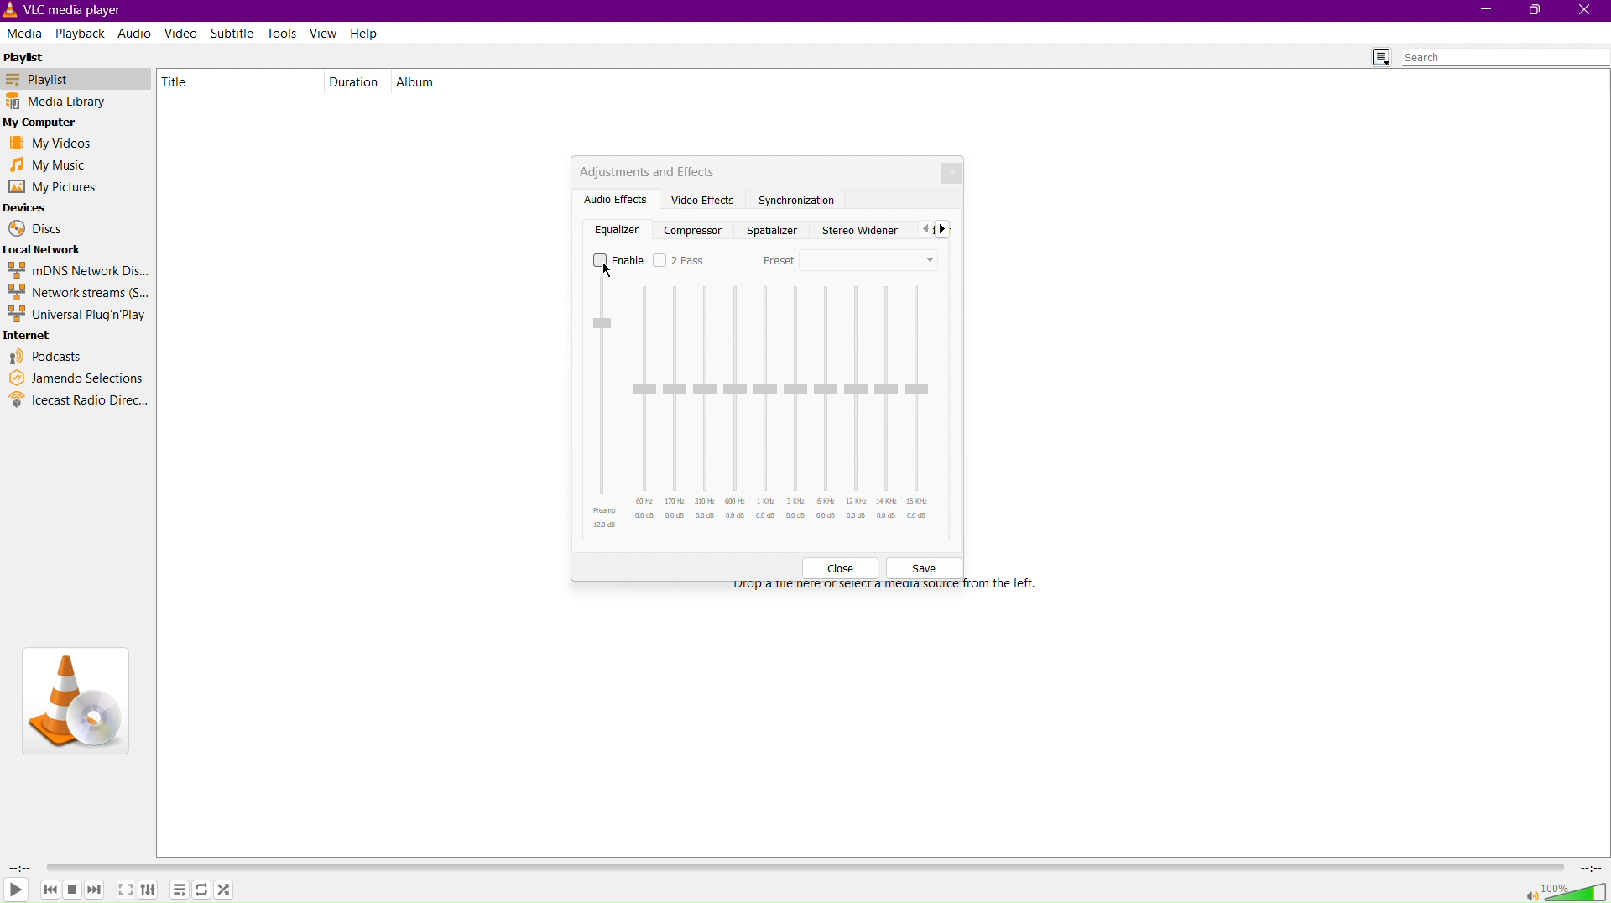  Describe the element at coordinates (618, 199) in the screenshot. I see `Audio Effects` at that location.